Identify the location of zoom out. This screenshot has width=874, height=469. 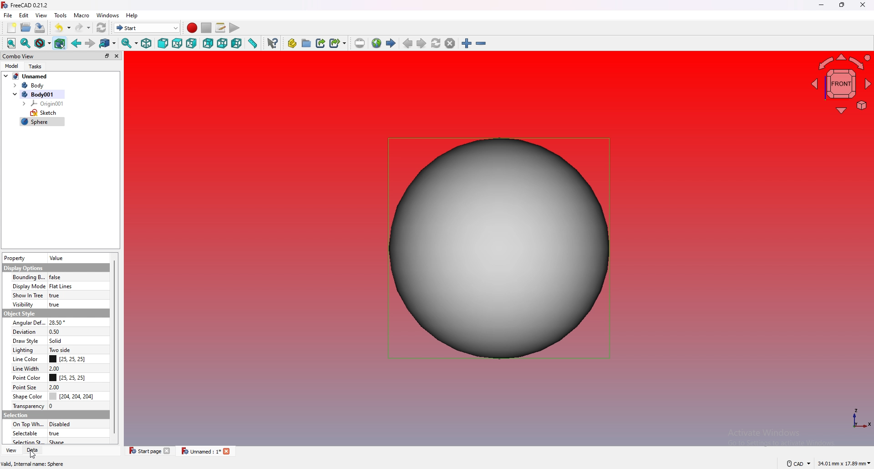
(480, 43).